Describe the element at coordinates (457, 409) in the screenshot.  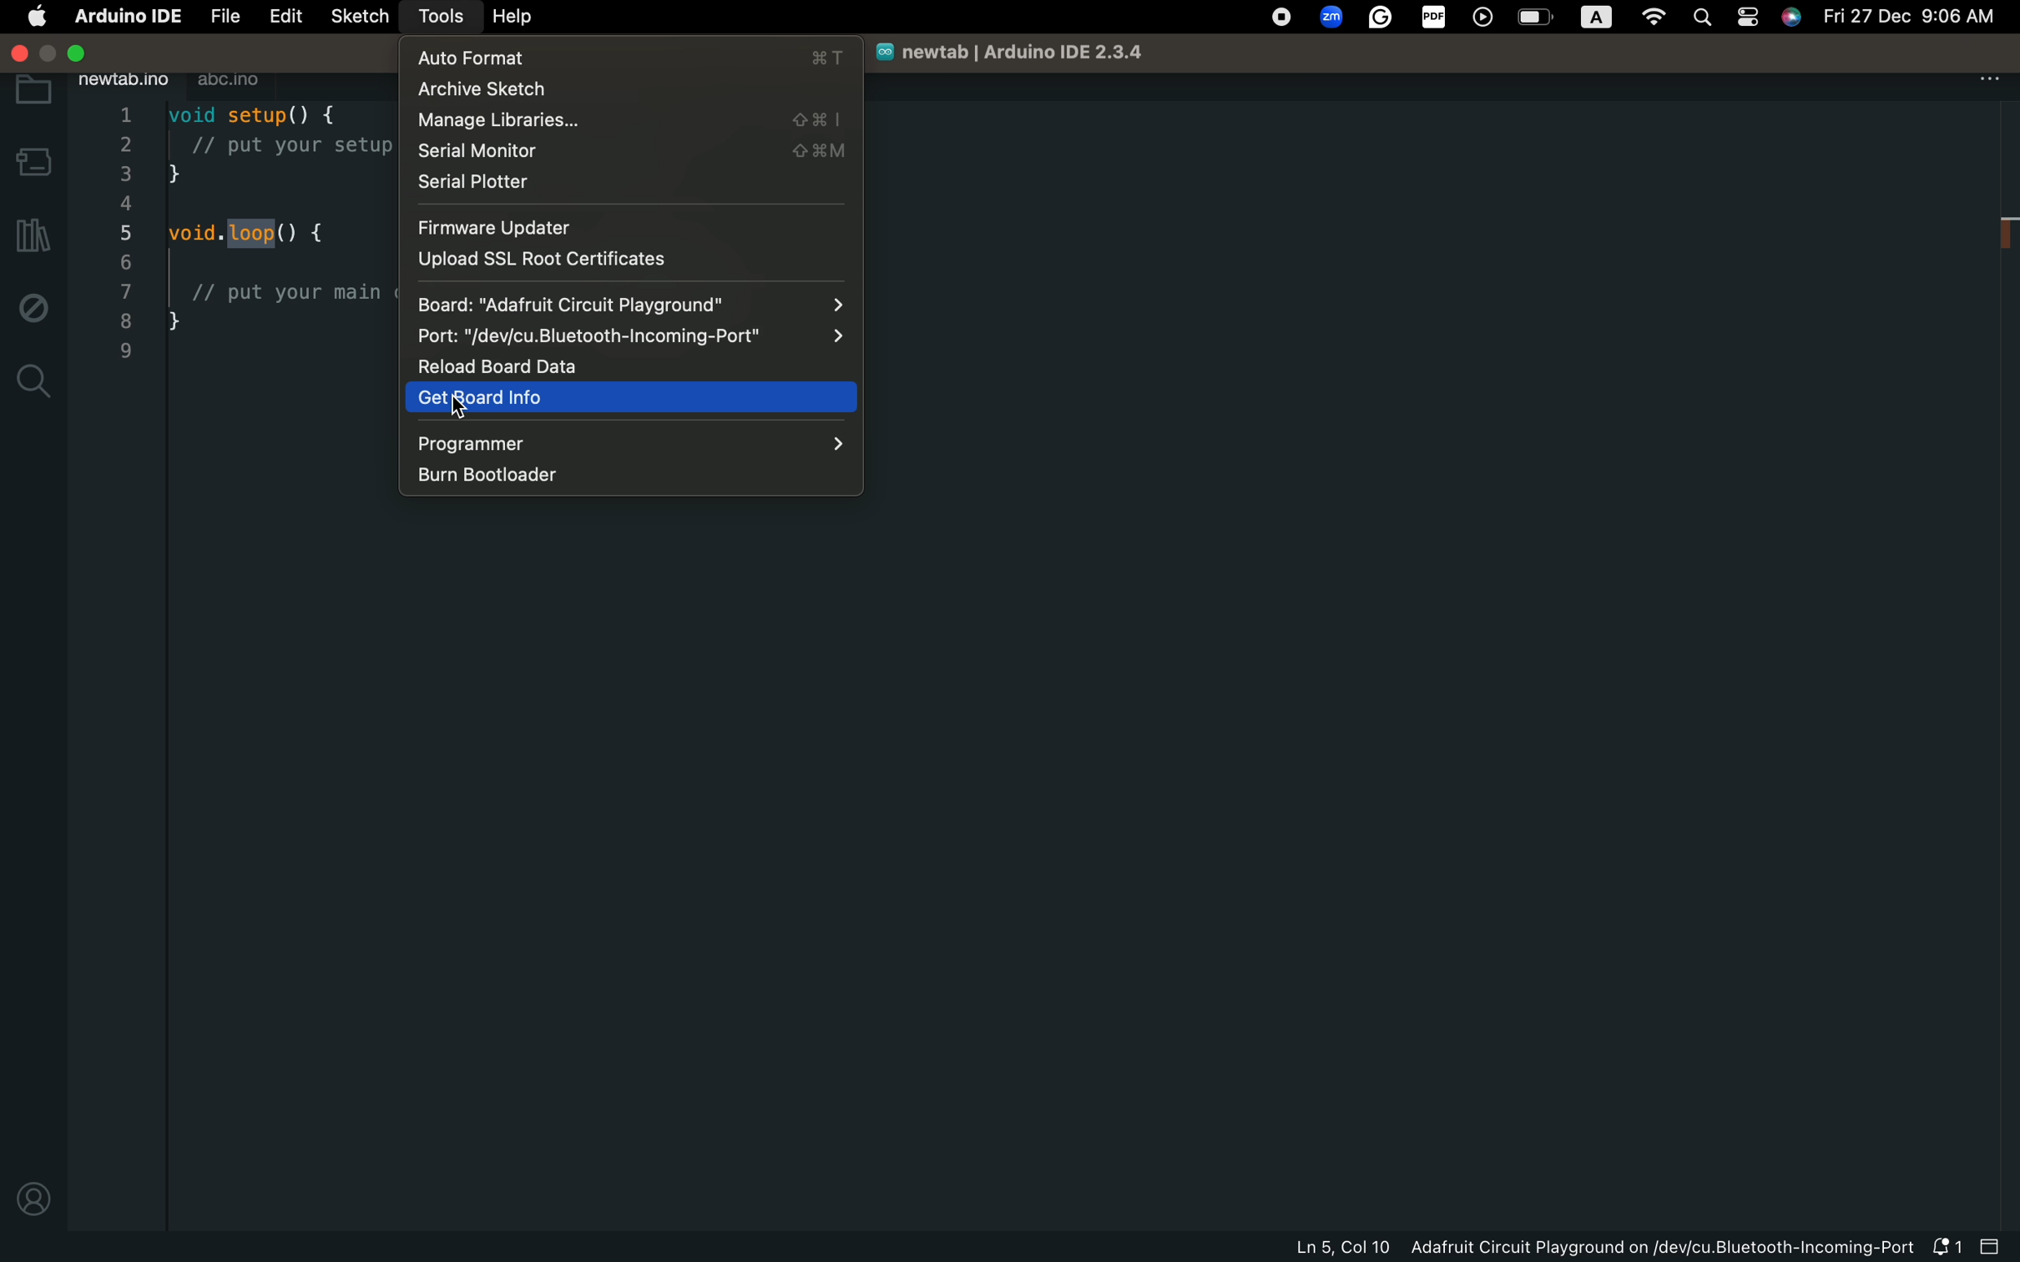
I see `cursor` at that location.